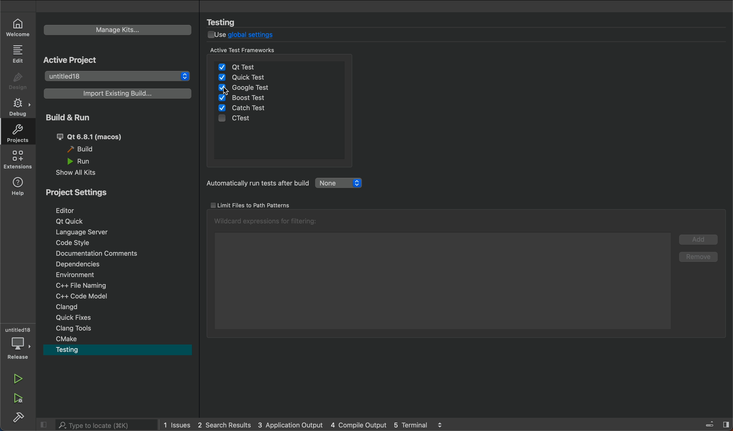 The image size is (733, 431). I want to click on logs, so click(303, 426).